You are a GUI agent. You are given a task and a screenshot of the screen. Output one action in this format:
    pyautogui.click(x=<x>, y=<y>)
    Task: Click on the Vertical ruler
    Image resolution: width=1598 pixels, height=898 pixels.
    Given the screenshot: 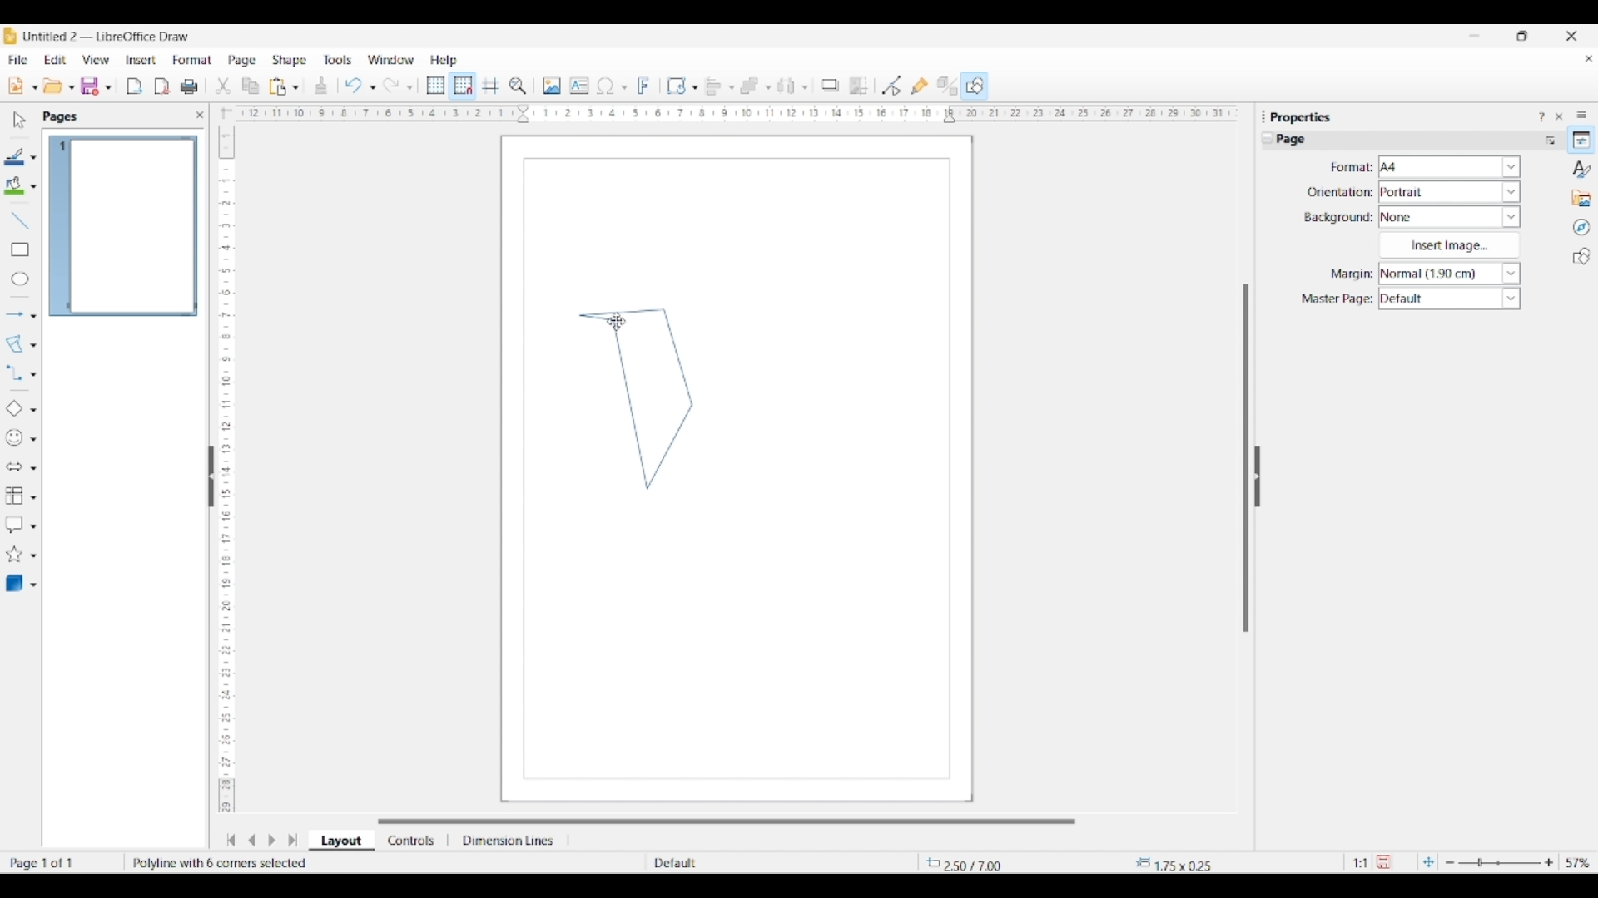 What is the action you would take?
    pyautogui.click(x=224, y=461)
    